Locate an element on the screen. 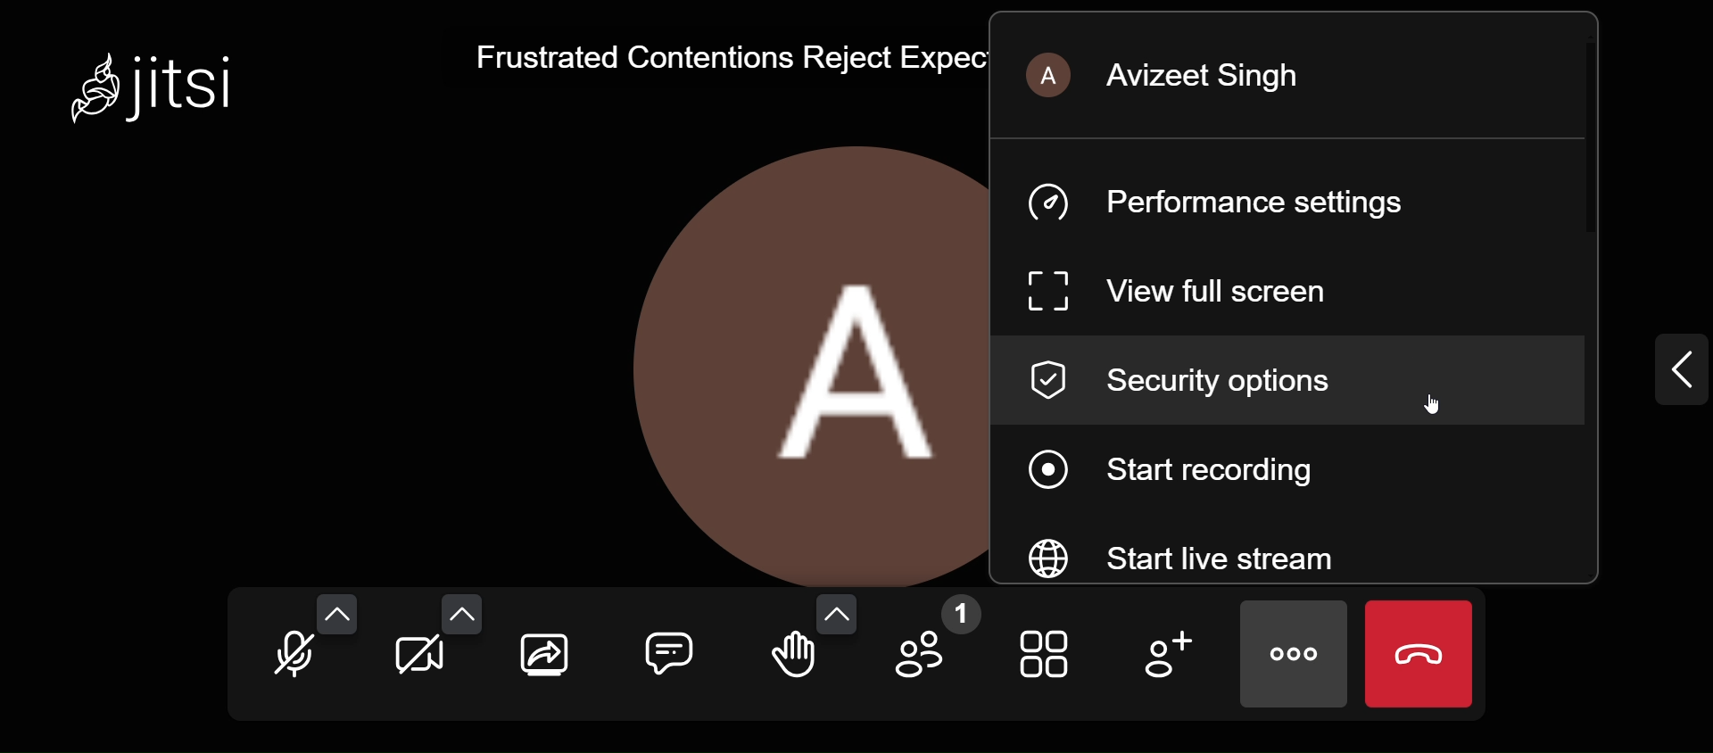 Image resolution: width=1713 pixels, height=753 pixels. cursor is located at coordinates (1442, 406).